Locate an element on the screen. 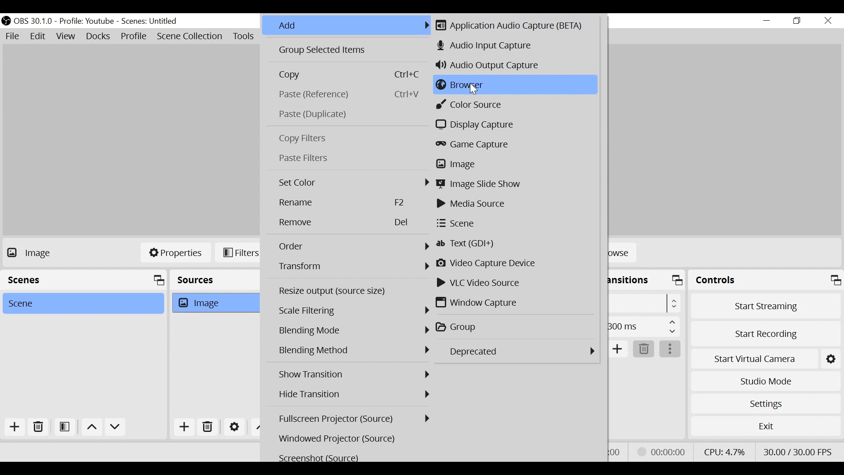  Audio Output Capture is located at coordinates (517, 66).